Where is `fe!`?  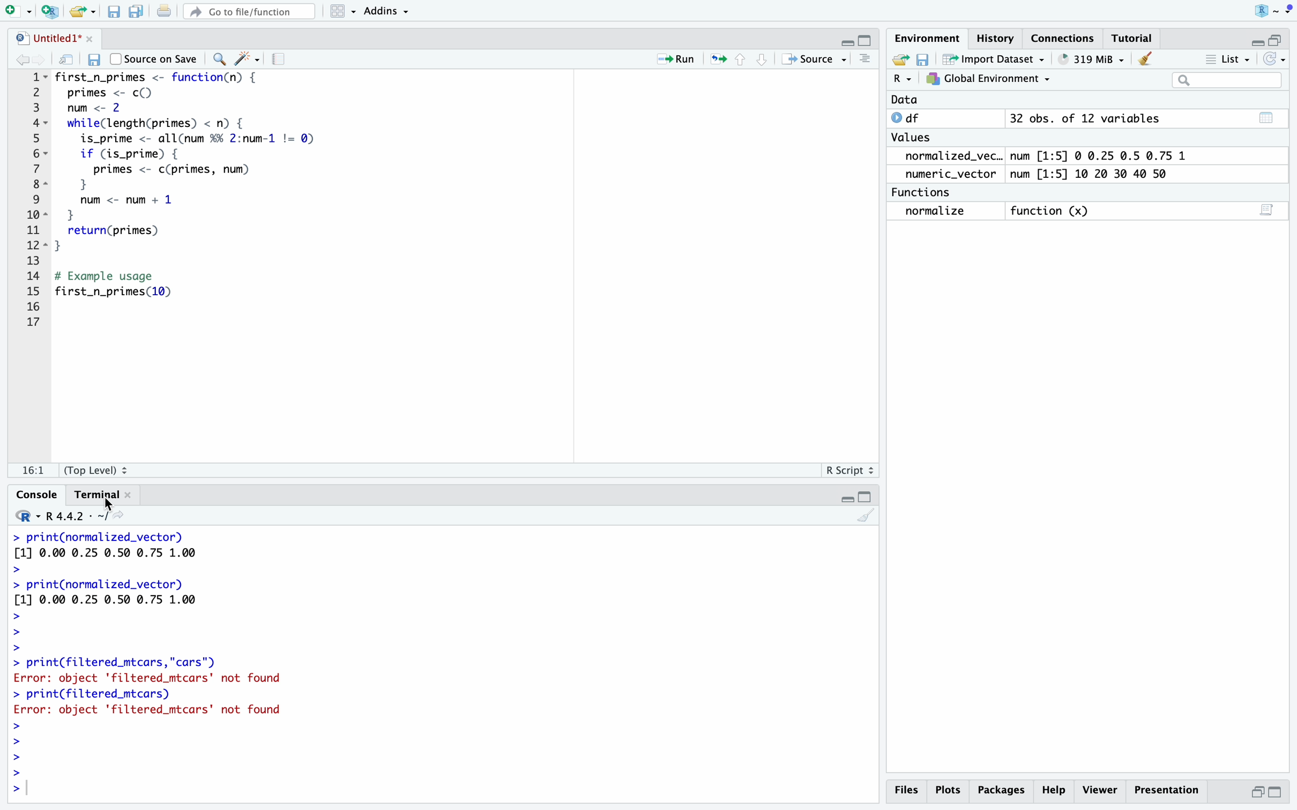 fe! is located at coordinates (33, 469).